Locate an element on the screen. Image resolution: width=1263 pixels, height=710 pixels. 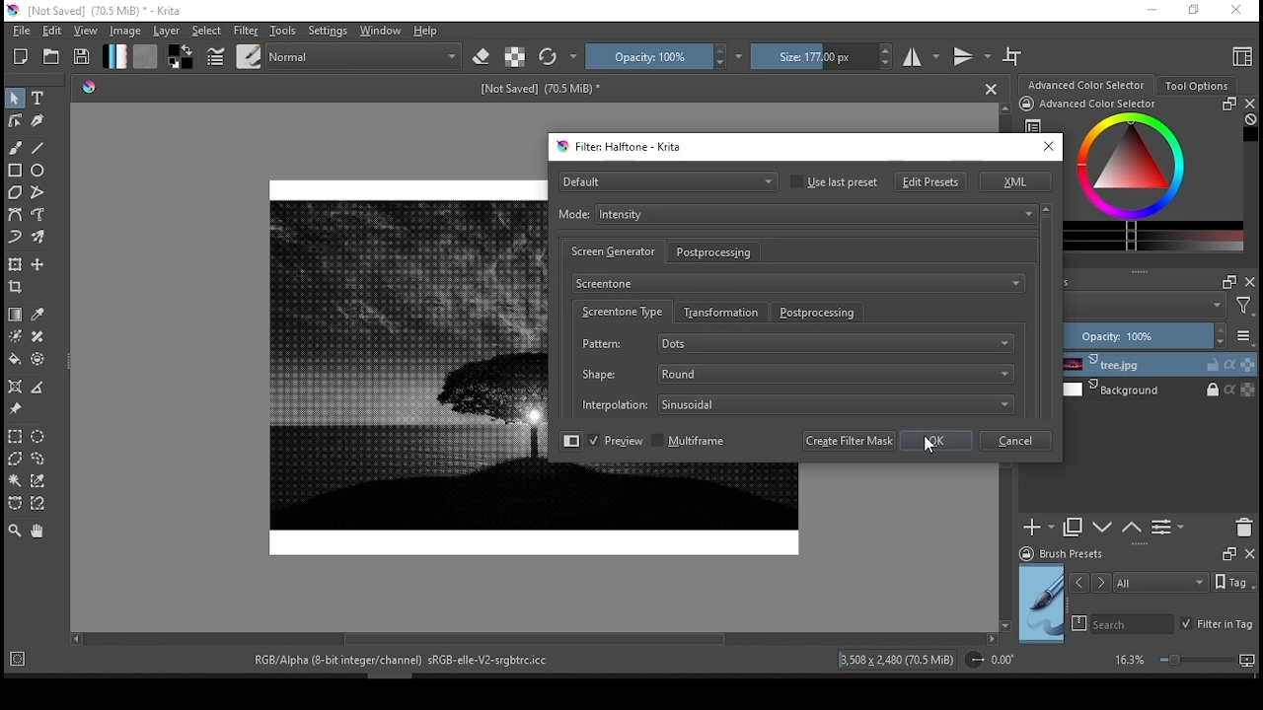
horizontal mirror mode is located at coordinates (921, 55).